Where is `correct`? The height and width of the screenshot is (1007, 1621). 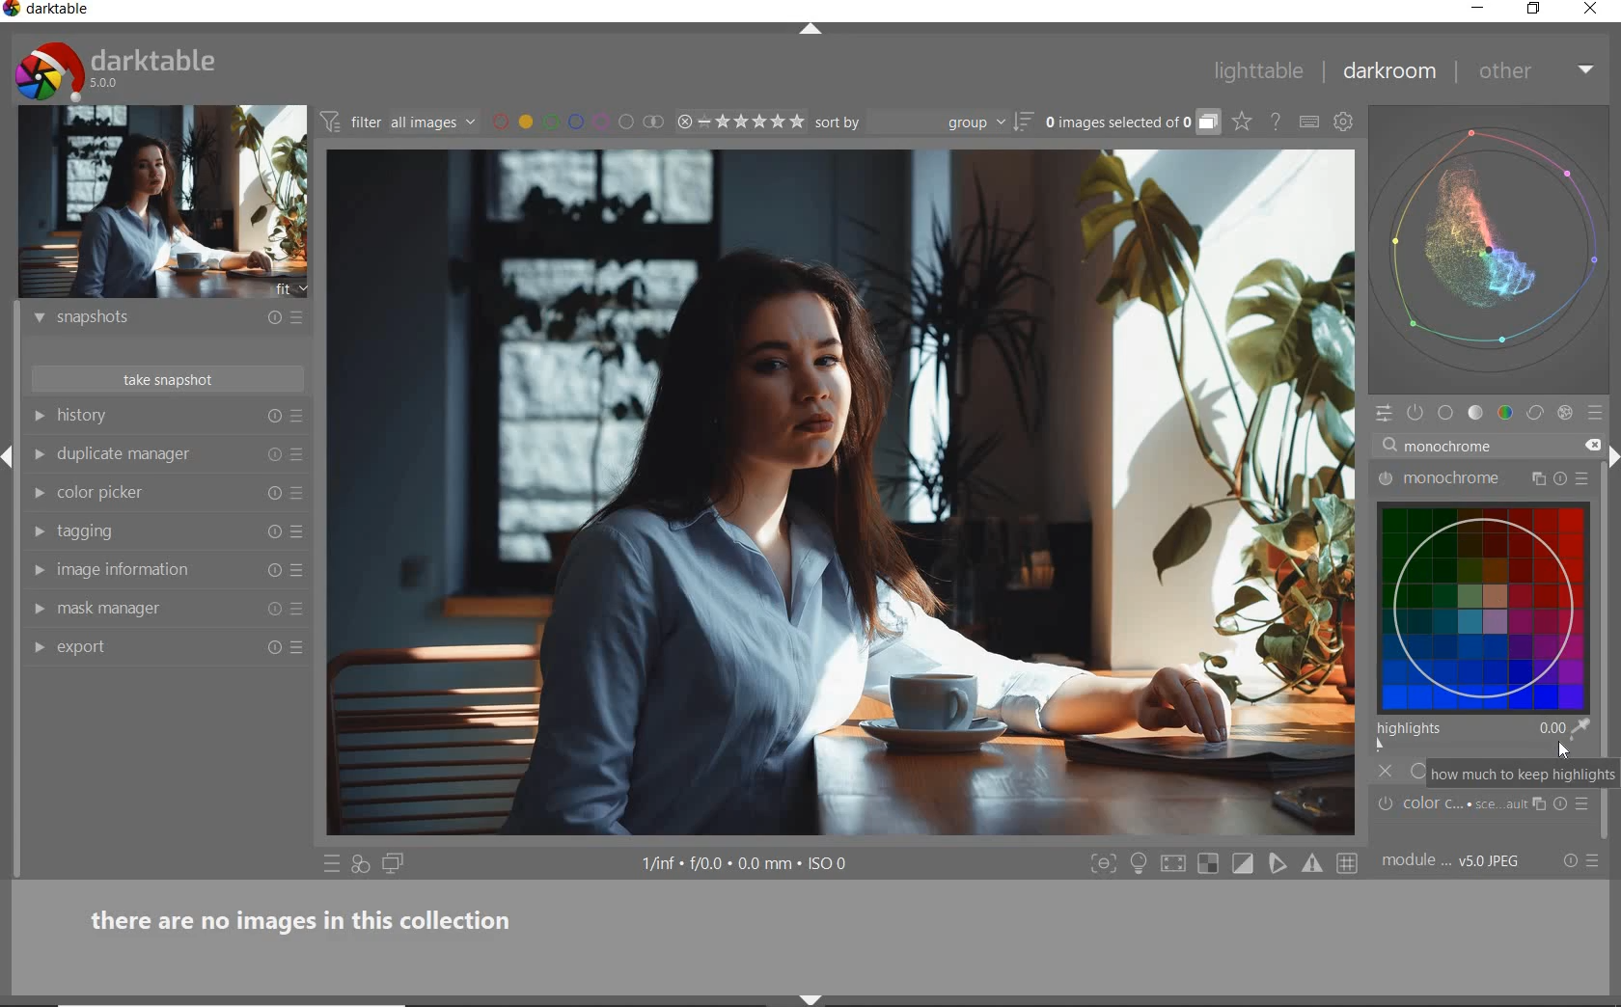
correct is located at coordinates (1535, 414).